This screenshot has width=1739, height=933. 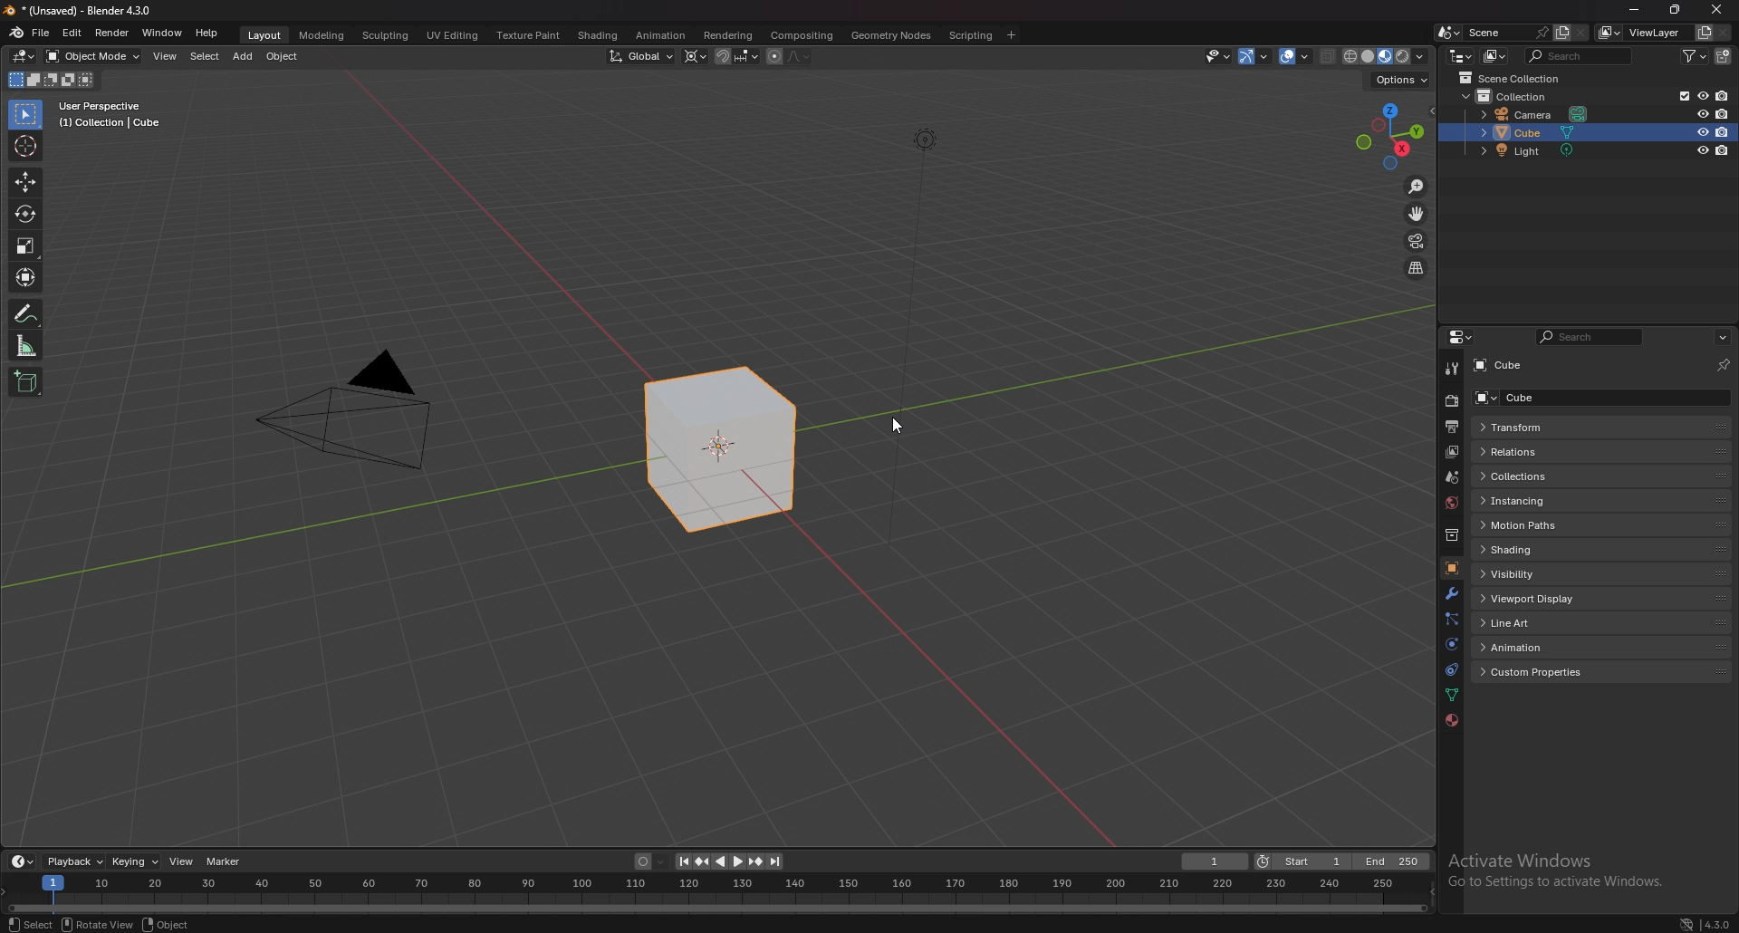 I want to click on scene, so click(x=1451, y=477).